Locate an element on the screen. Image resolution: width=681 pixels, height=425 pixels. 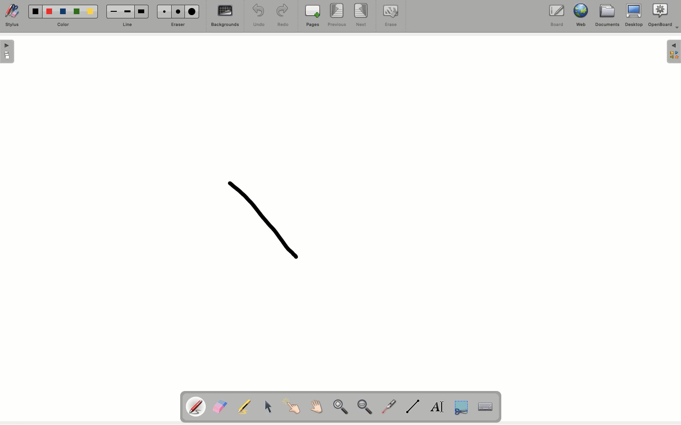
Previous is located at coordinates (338, 16).